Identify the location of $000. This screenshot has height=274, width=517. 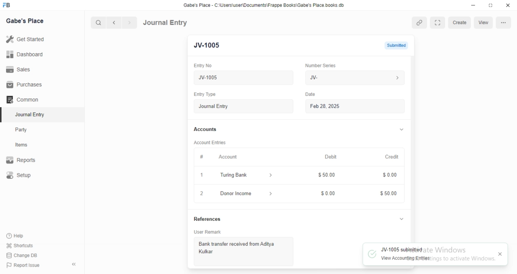
(391, 175).